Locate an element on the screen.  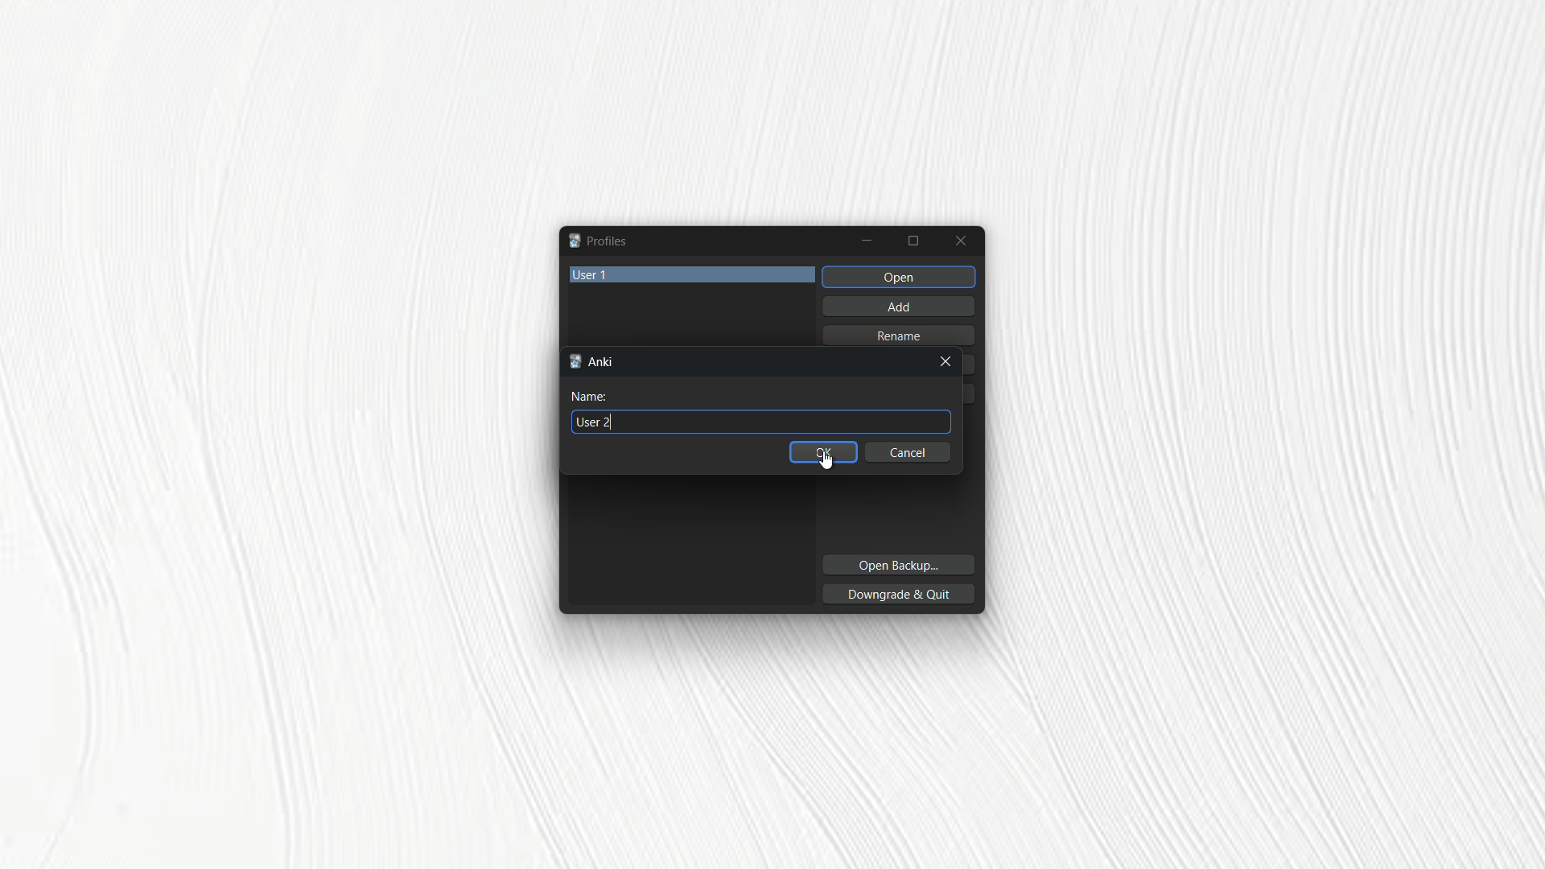
add is located at coordinates (897, 304).